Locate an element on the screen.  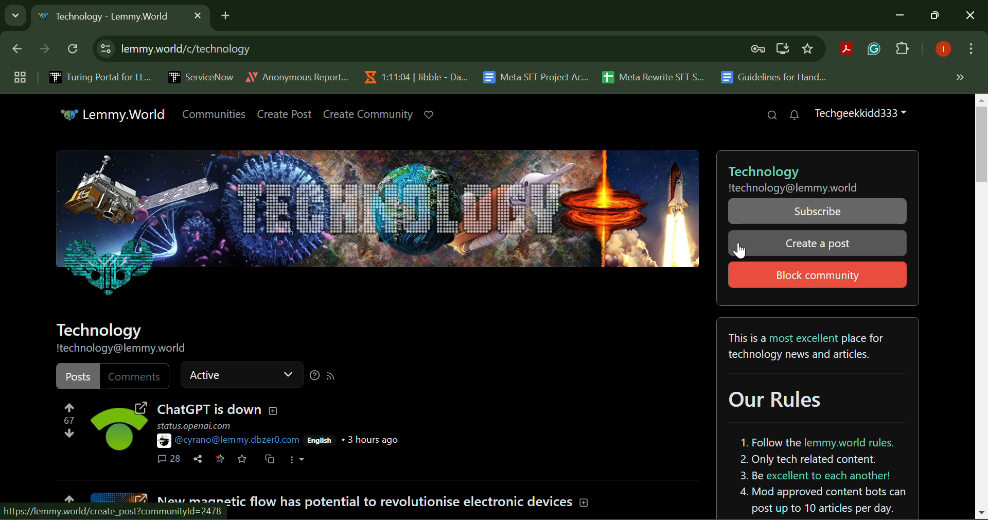
Cursor on Create a post button is located at coordinates (816, 244).